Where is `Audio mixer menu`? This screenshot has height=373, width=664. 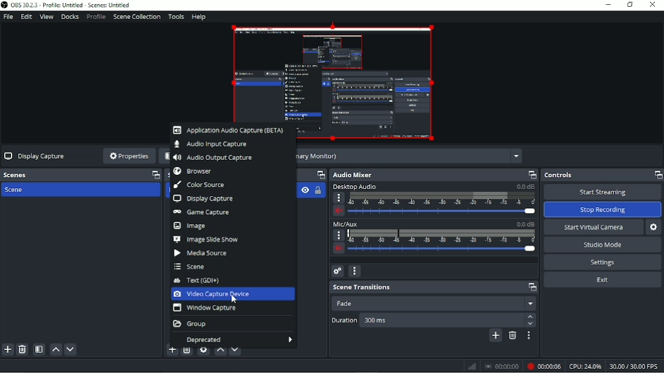 Audio mixer menu is located at coordinates (354, 272).